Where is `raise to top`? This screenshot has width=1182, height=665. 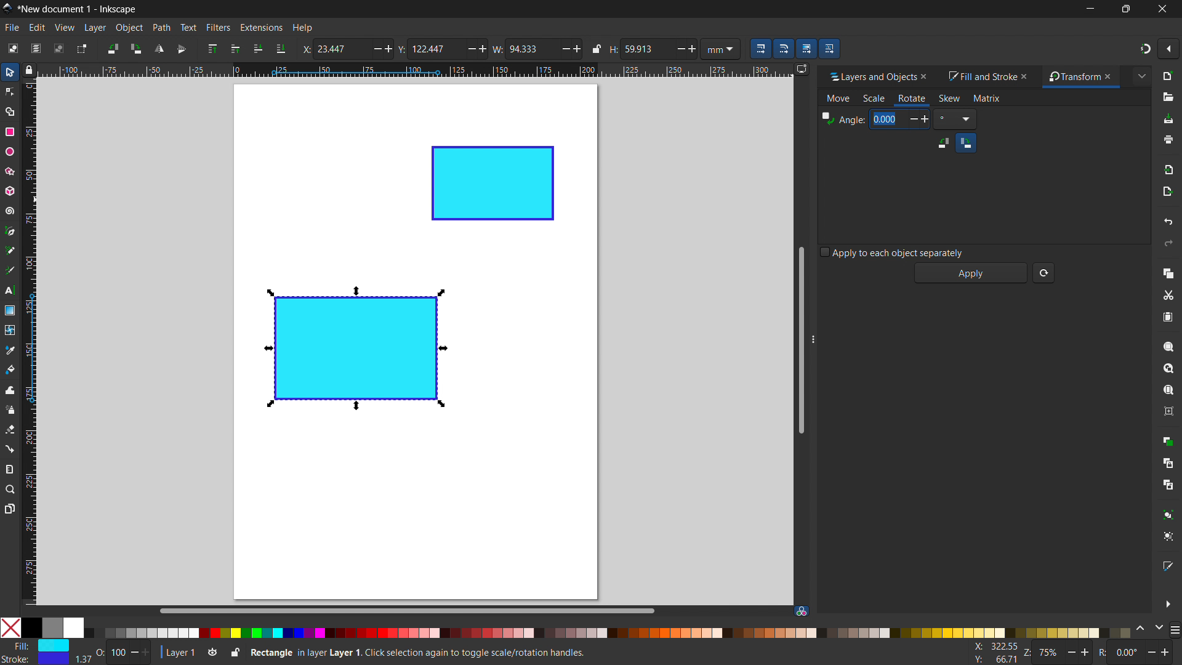
raise to top is located at coordinates (212, 49).